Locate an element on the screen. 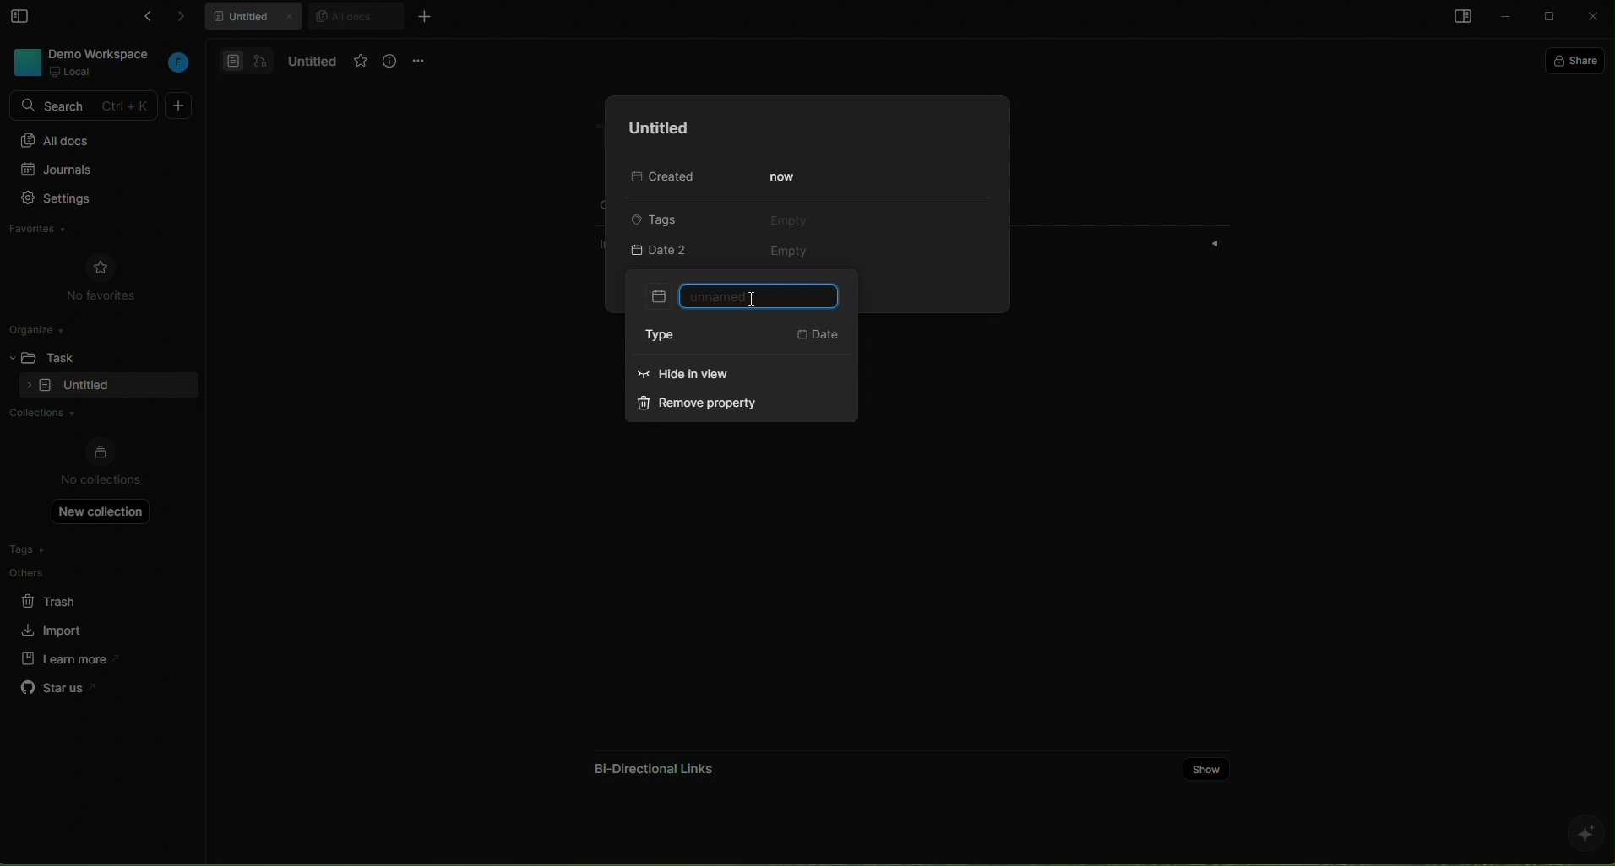 The width and height of the screenshot is (1615, 866). all docs is located at coordinates (355, 15).